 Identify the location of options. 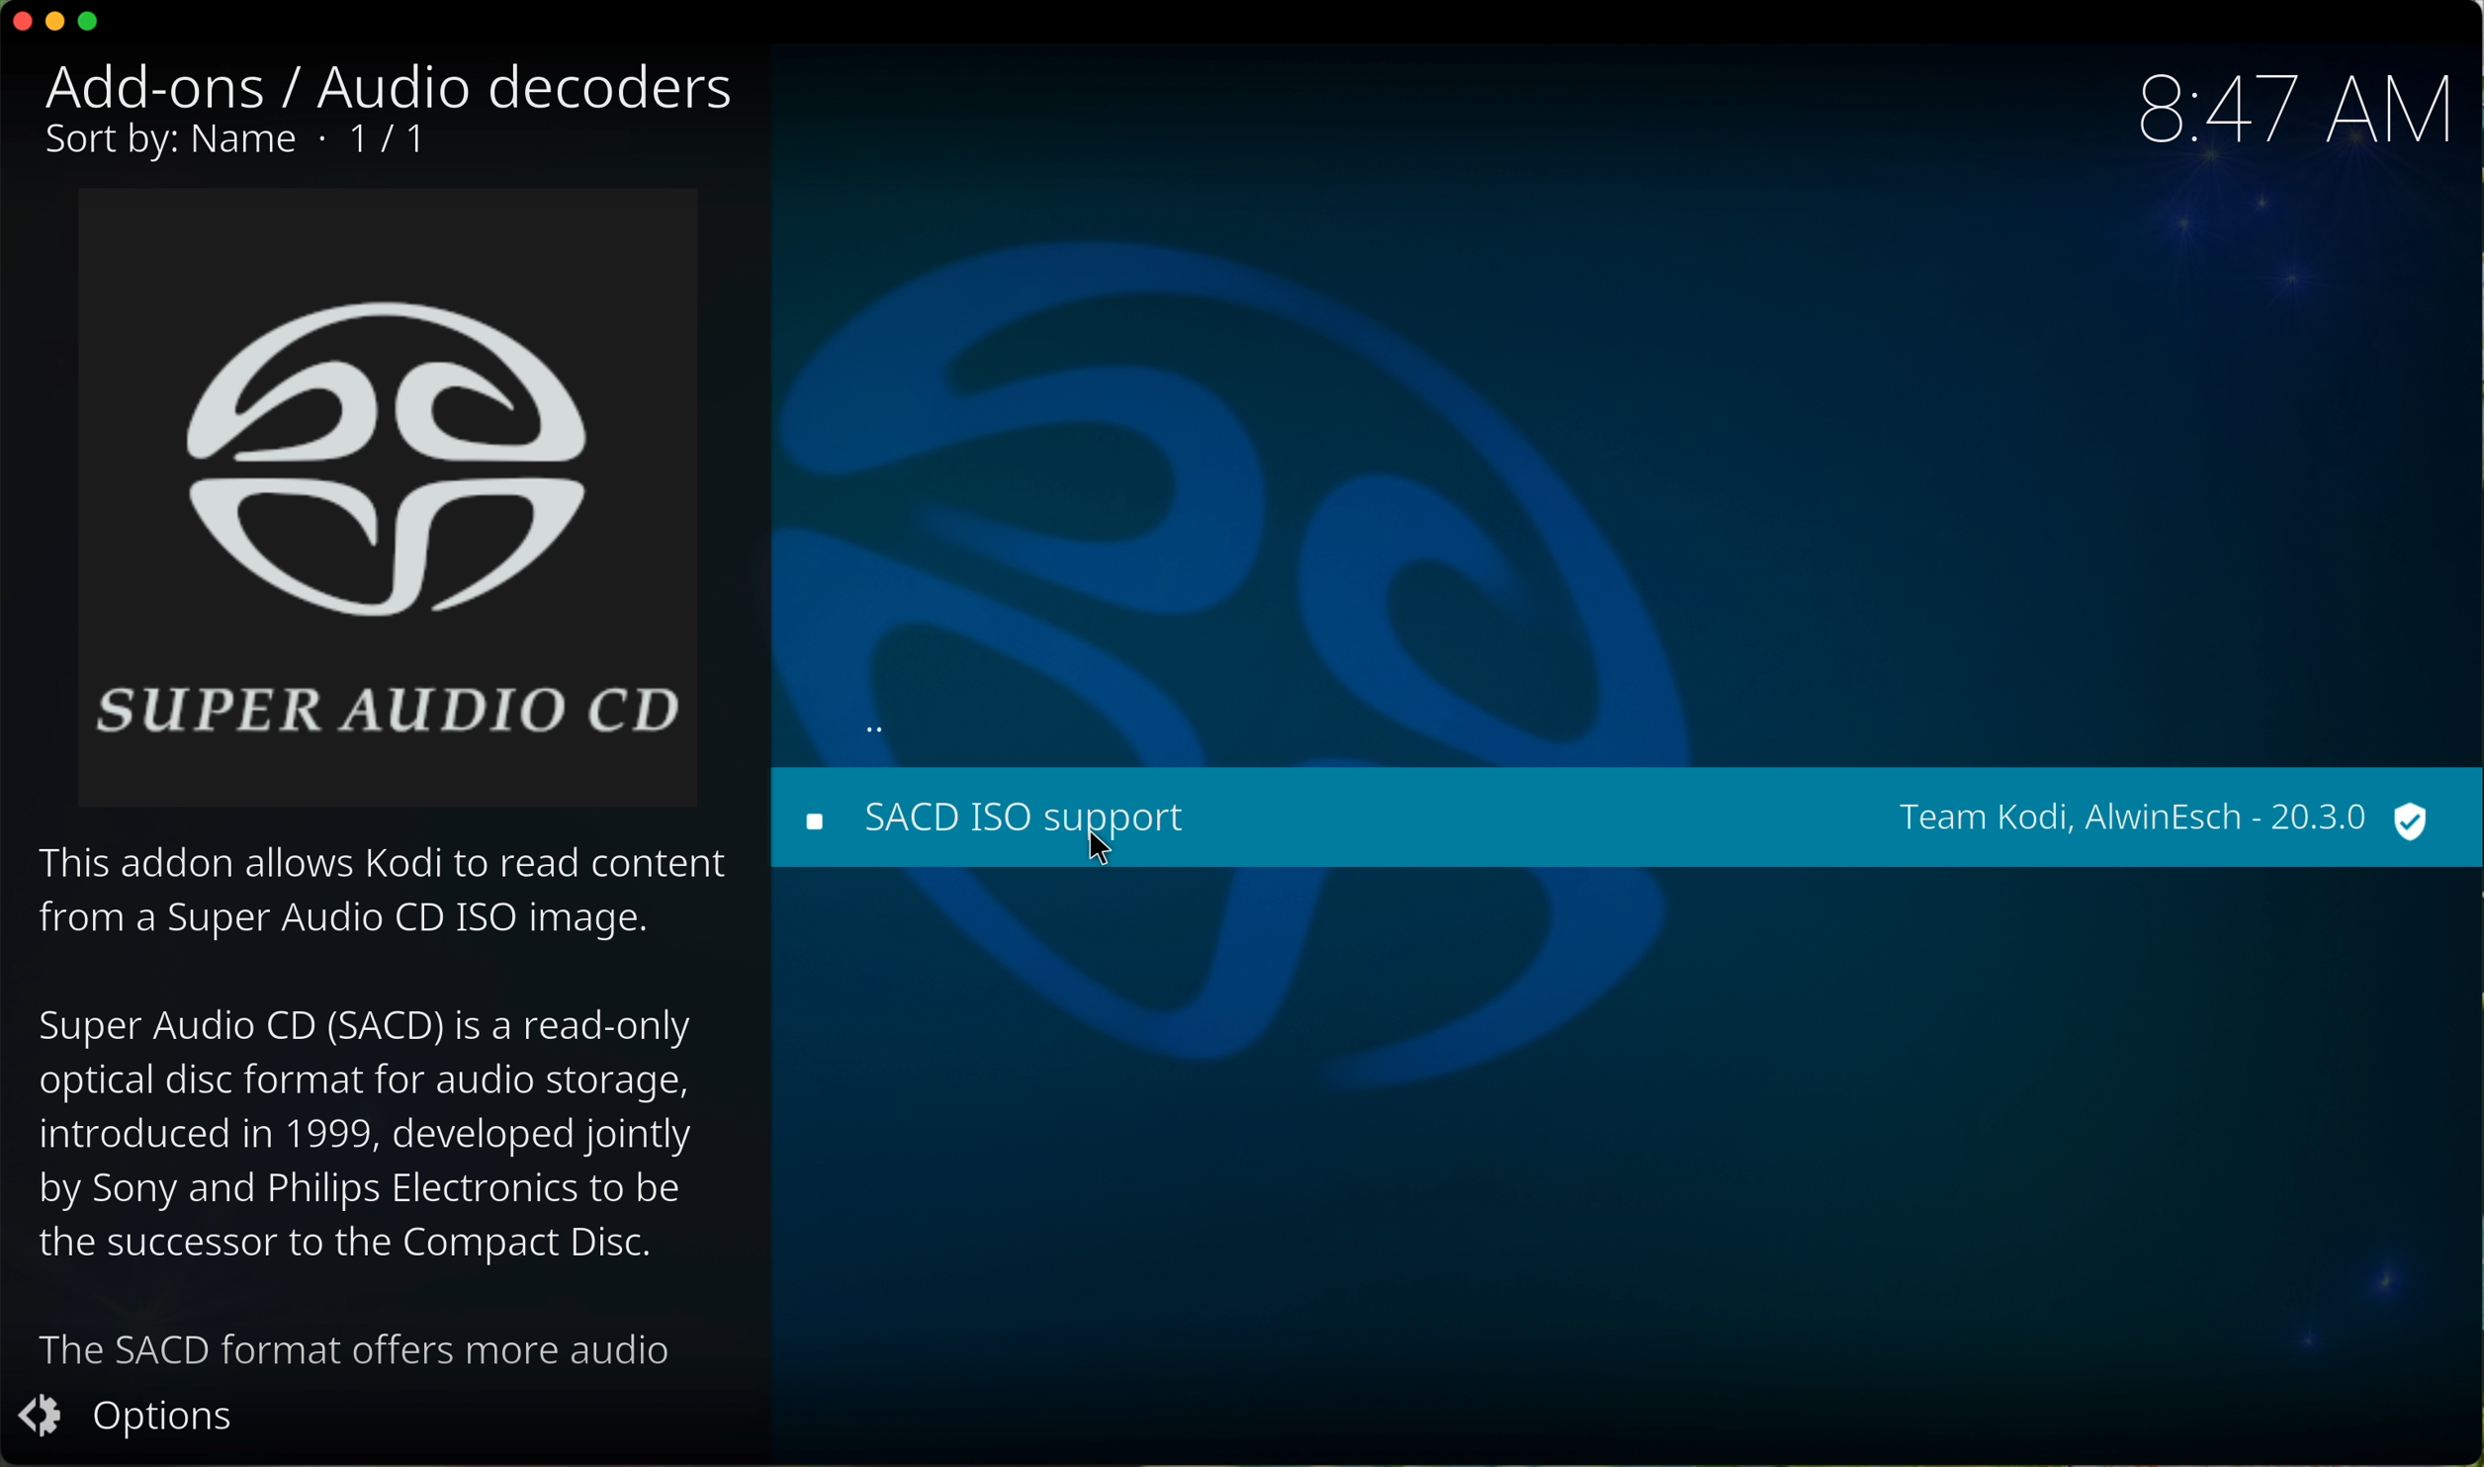
(126, 1423).